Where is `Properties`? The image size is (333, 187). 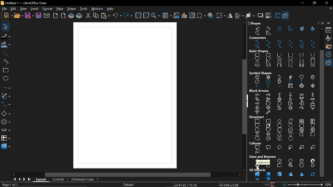
Properties is located at coordinates (329, 30).